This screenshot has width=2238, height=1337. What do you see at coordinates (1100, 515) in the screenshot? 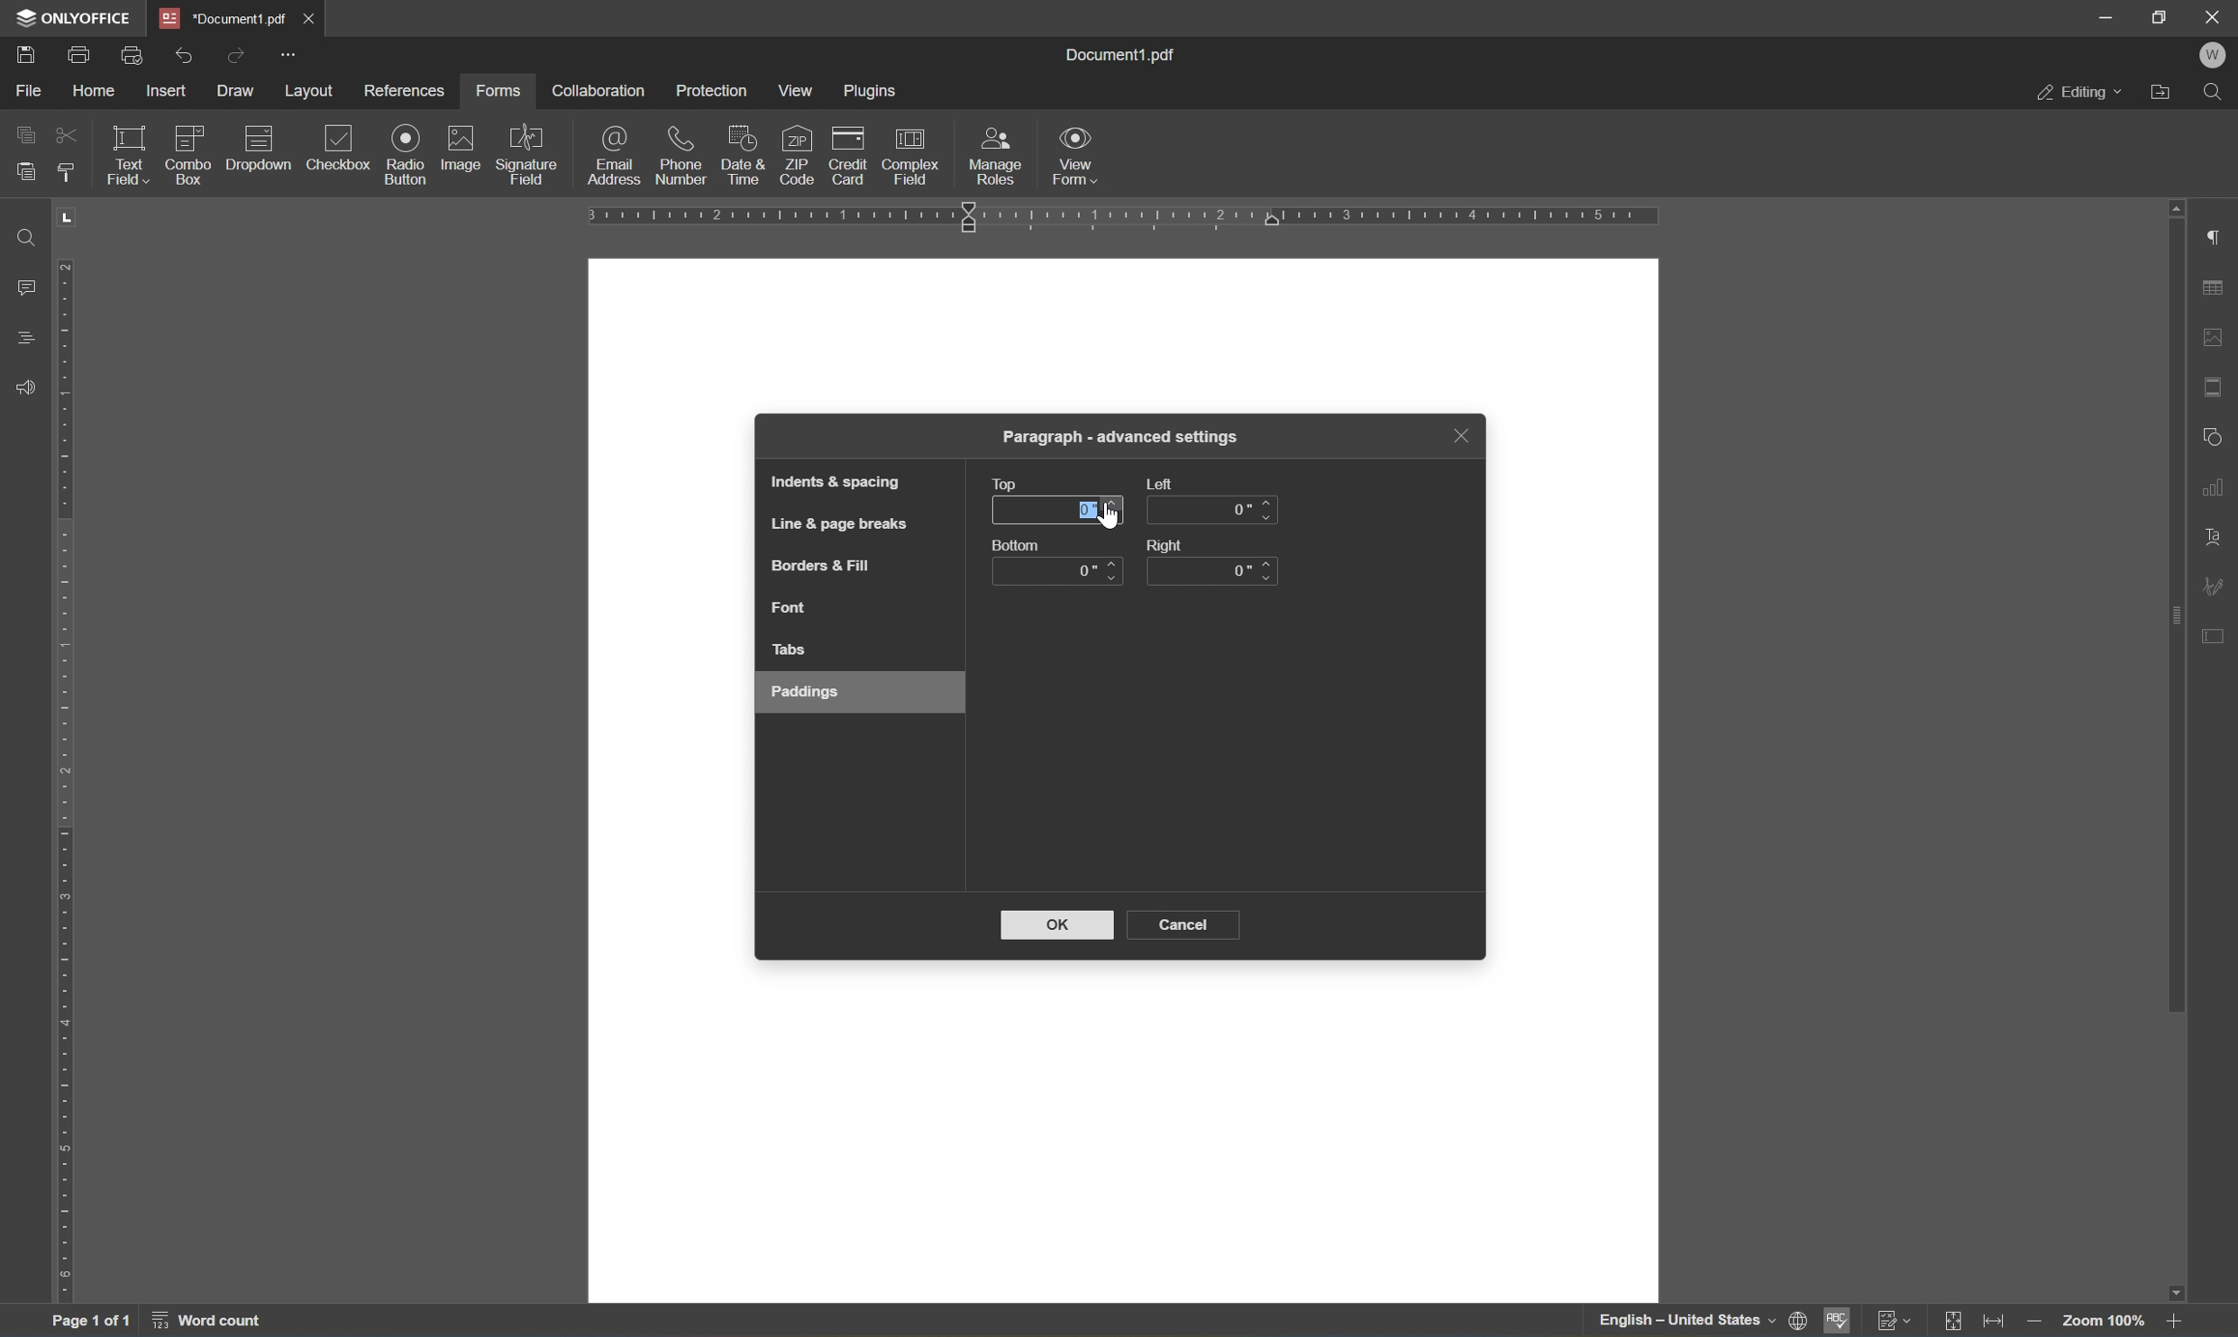
I see `0 with active cursor` at bounding box center [1100, 515].